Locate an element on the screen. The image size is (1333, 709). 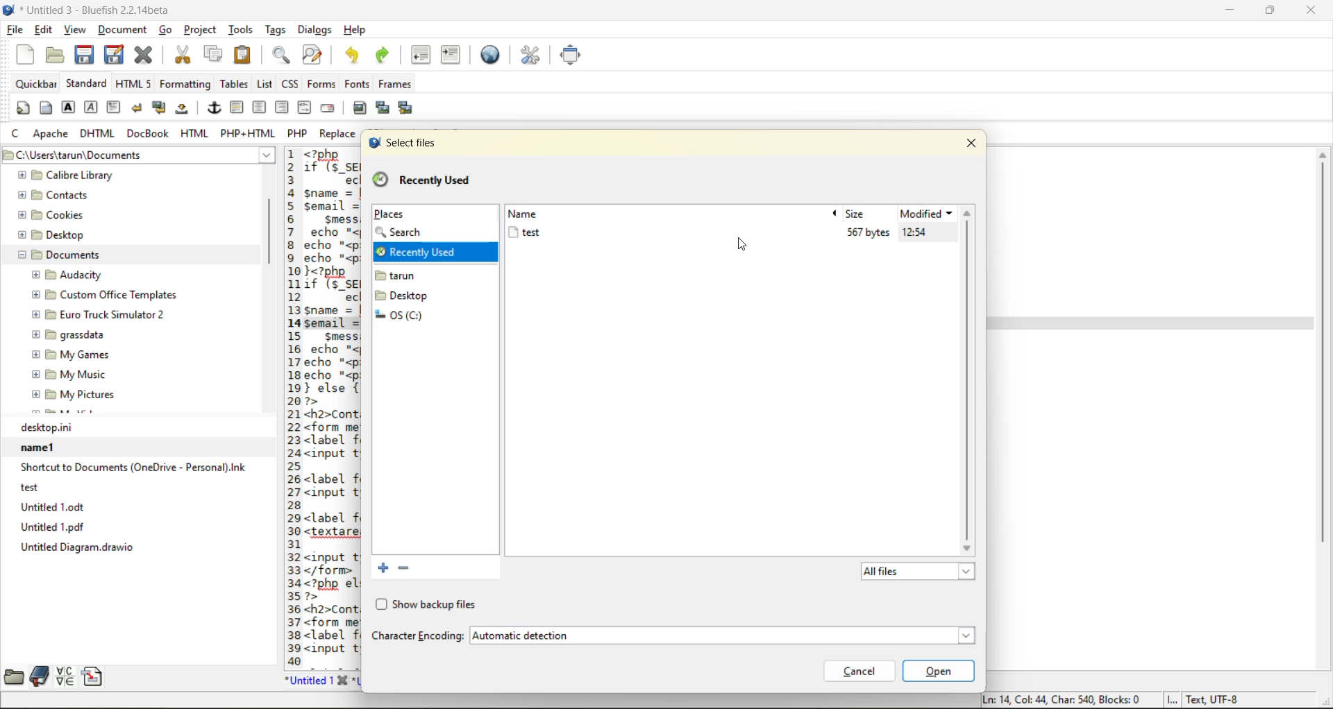
file name is located at coordinates (523, 232).